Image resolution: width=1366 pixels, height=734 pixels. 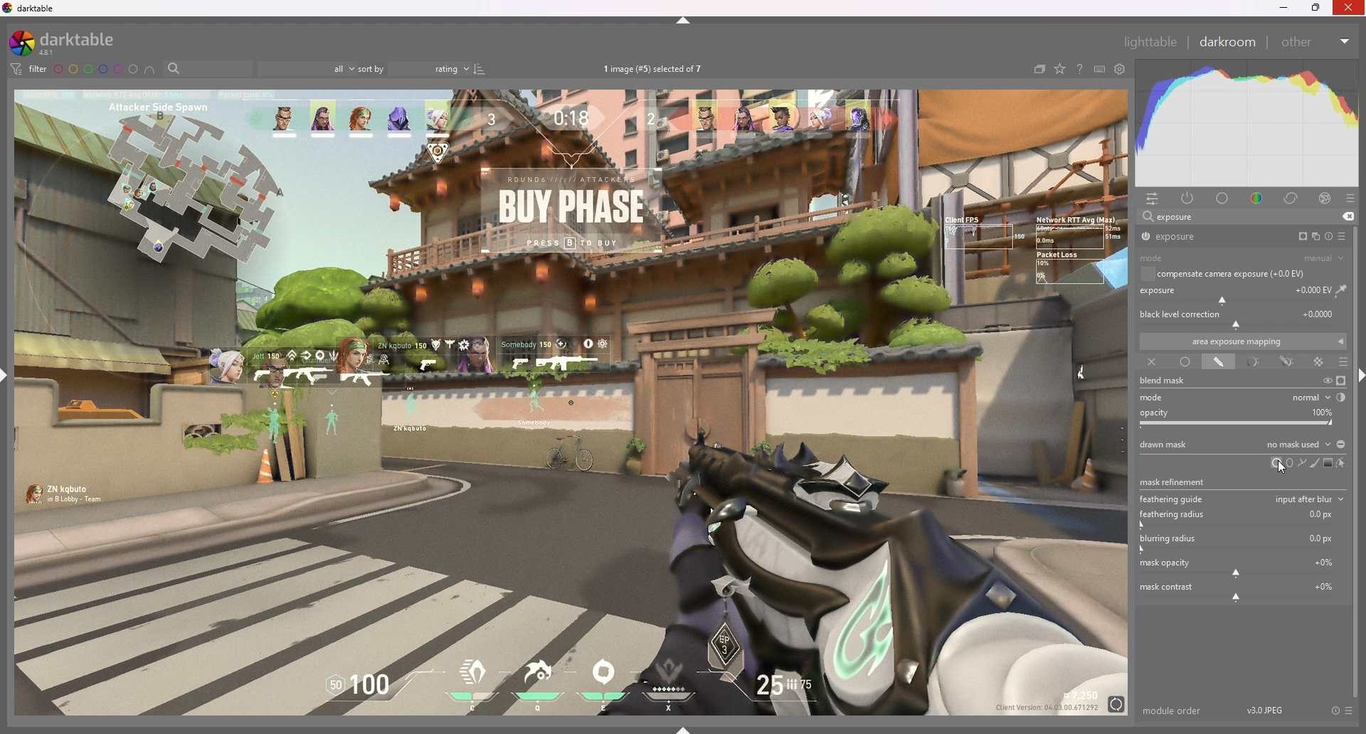 What do you see at coordinates (1218, 363) in the screenshot?
I see `drawn mask` at bounding box center [1218, 363].